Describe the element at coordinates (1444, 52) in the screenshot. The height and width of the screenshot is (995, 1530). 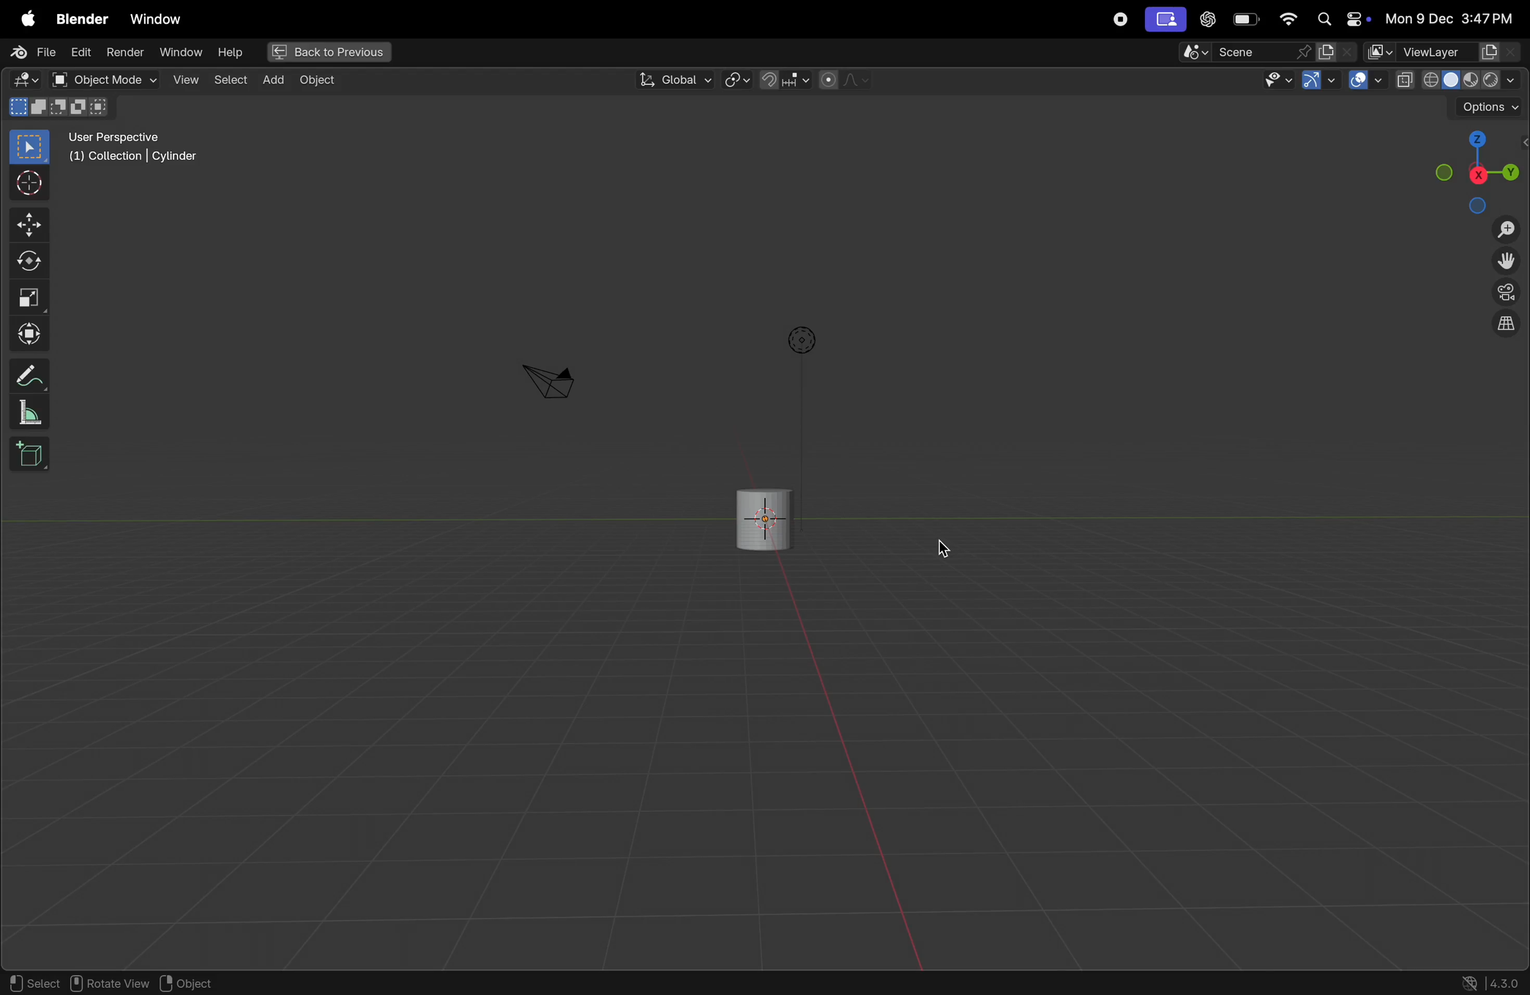
I see `Viewlayer` at that location.